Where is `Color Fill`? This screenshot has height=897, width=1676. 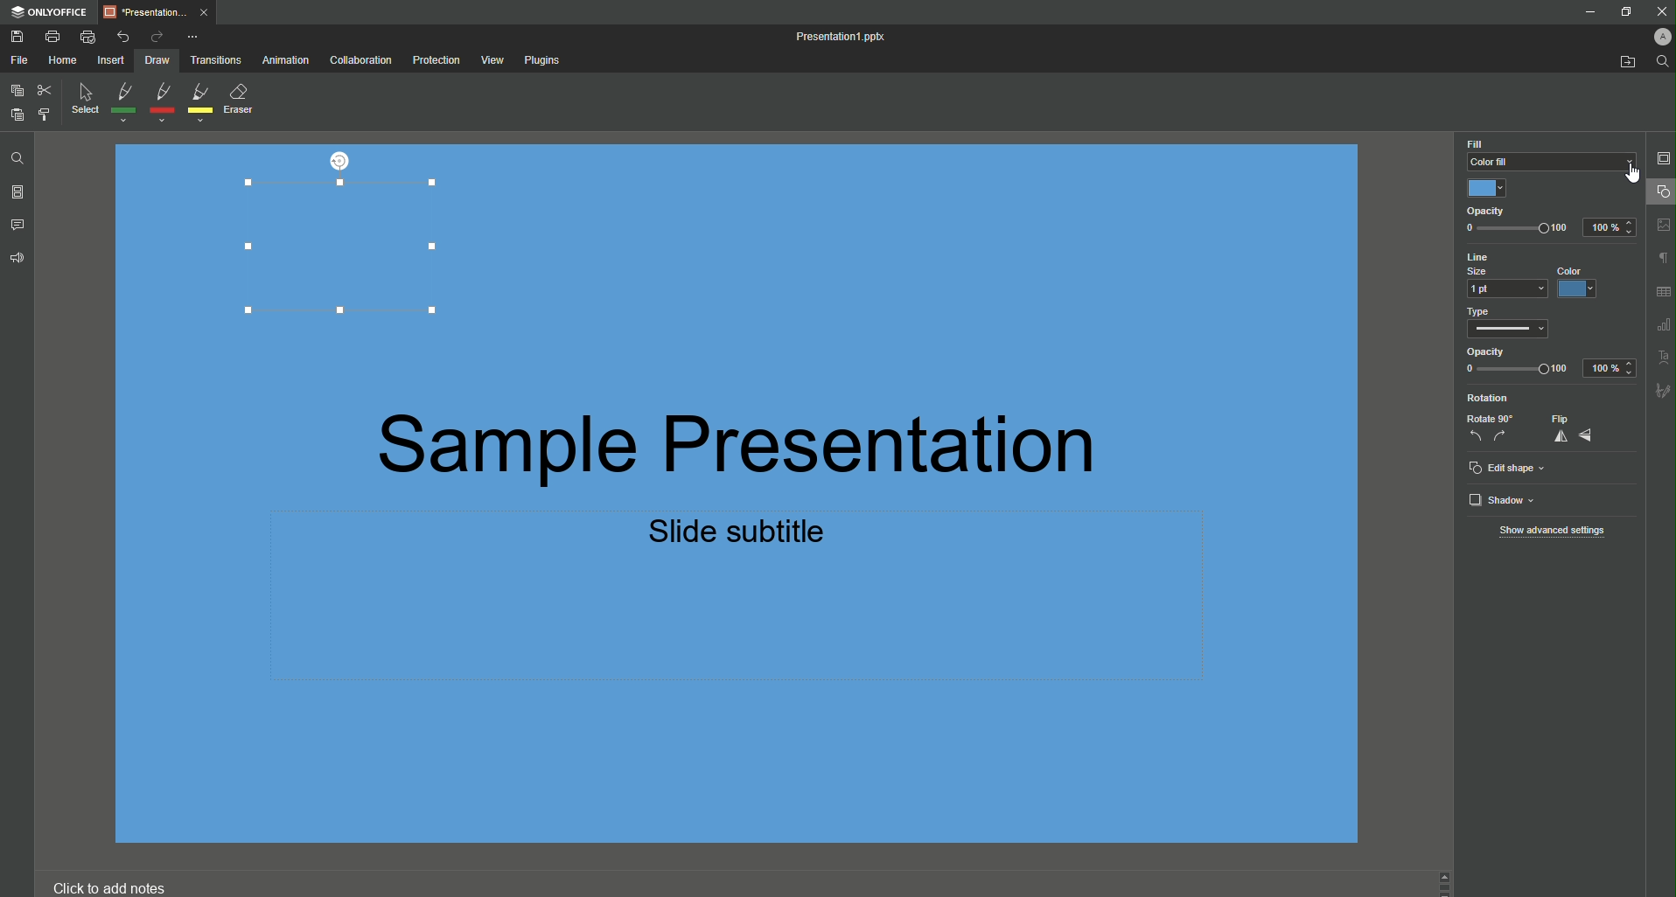
Color Fill is located at coordinates (1552, 154).